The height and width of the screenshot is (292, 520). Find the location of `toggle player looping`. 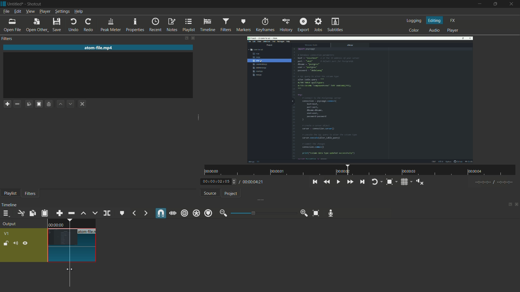

toggle player looping is located at coordinates (374, 182).